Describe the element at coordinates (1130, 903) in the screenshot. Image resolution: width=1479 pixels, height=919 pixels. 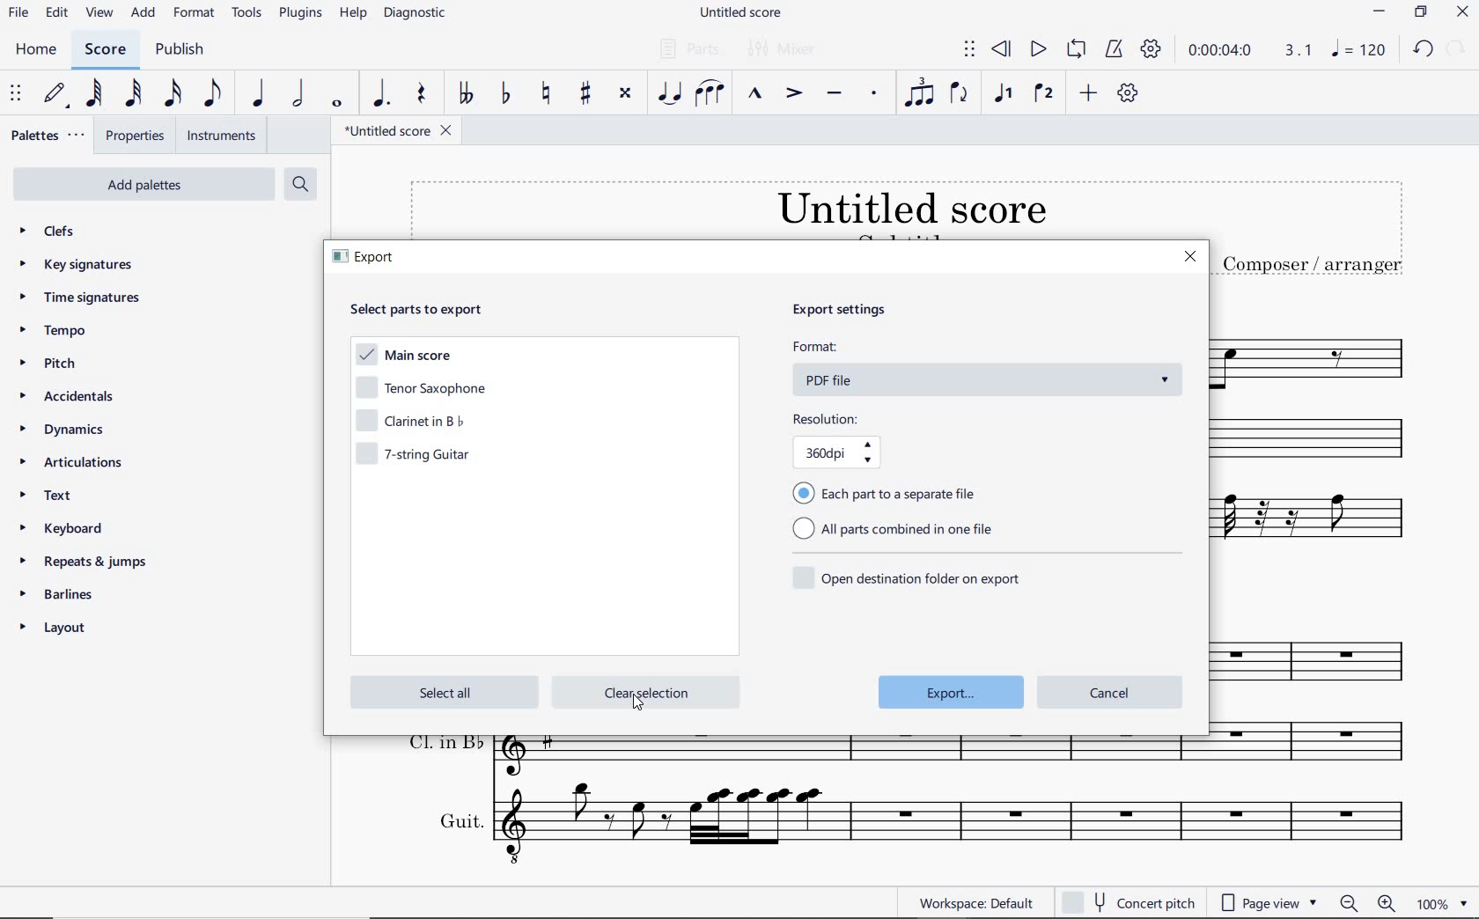
I see `concert pitch` at that location.